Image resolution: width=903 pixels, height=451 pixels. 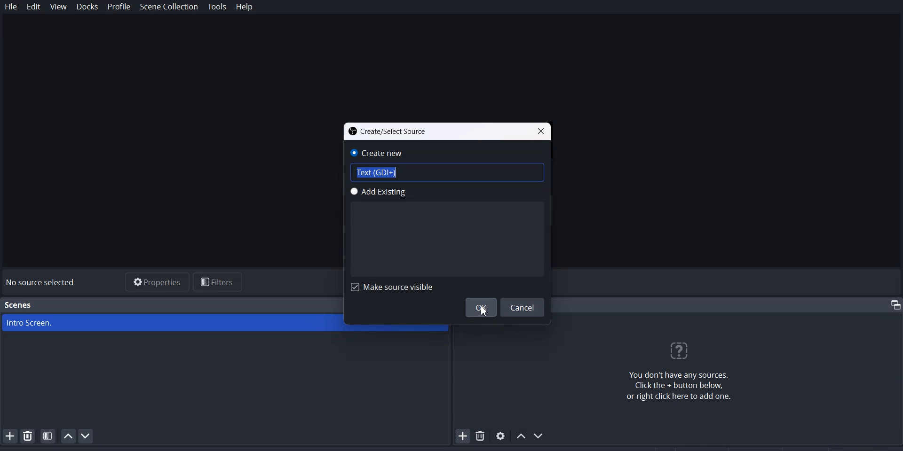 I want to click on Cancel, so click(x=525, y=307).